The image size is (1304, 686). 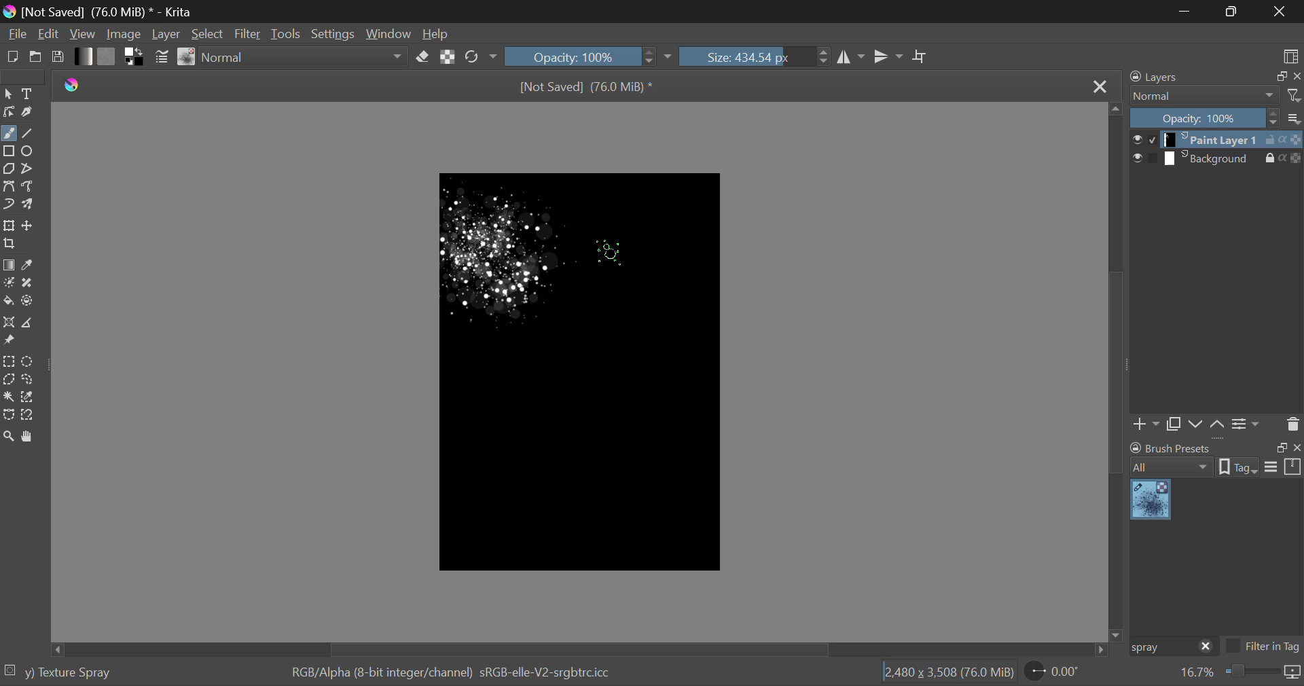 What do you see at coordinates (162, 58) in the screenshot?
I see `Brush Settings` at bounding box center [162, 58].